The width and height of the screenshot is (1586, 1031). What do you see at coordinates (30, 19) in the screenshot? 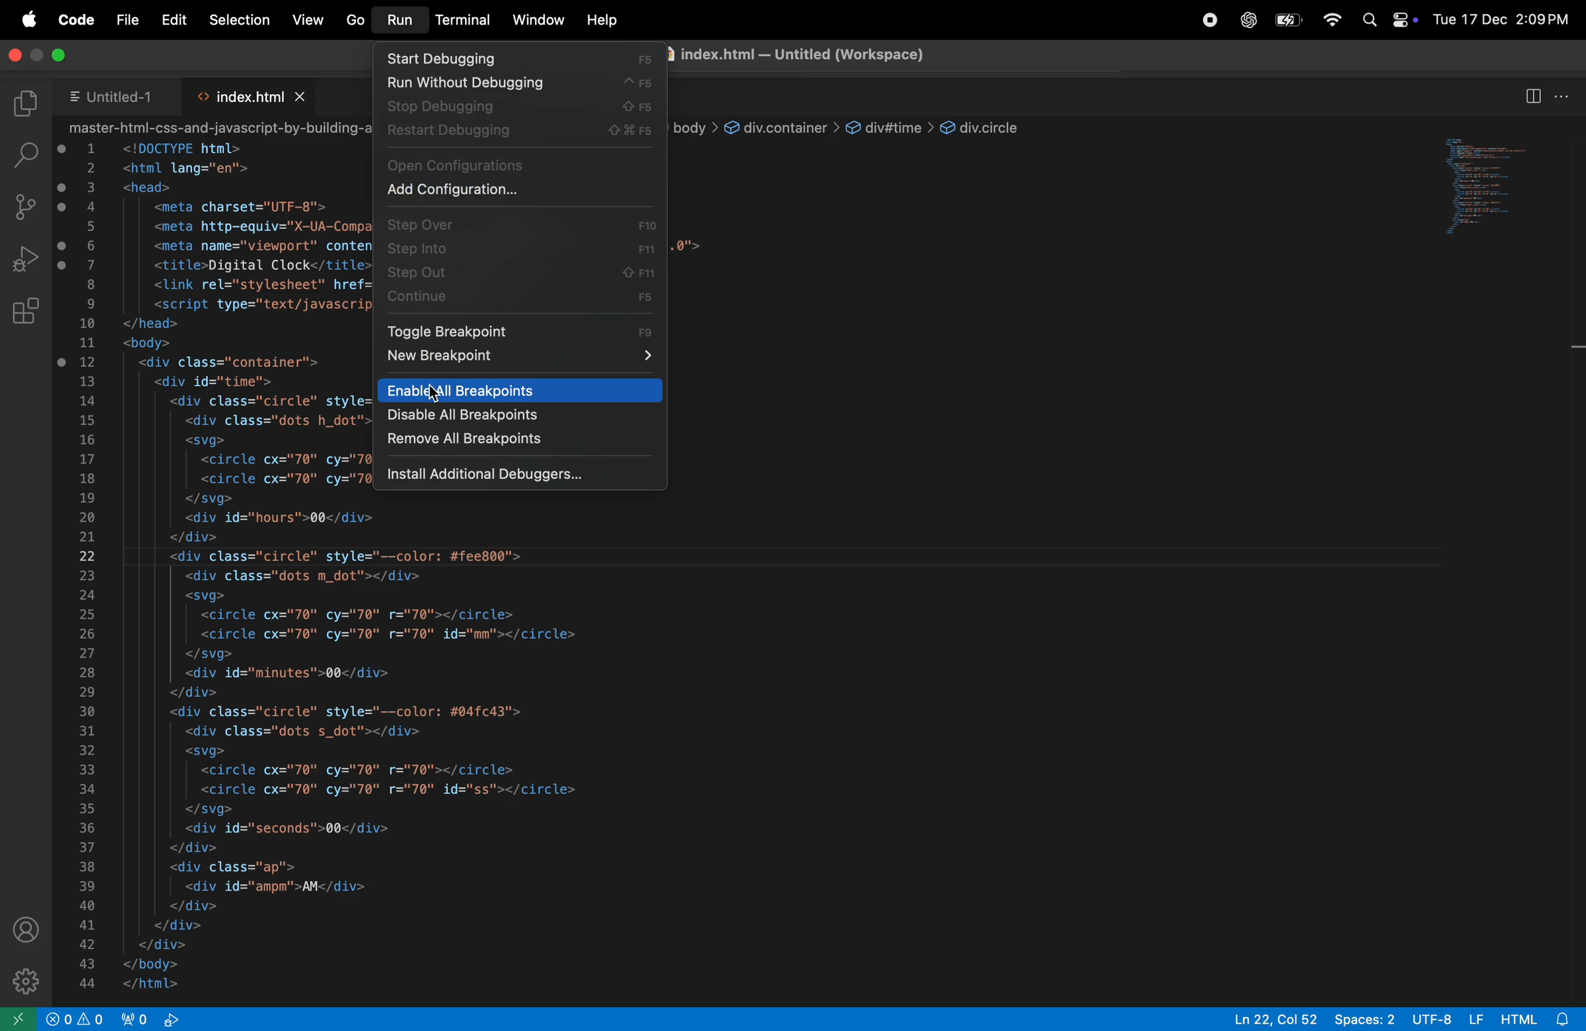
I see `apple menu` at bounding box center [30, 19].